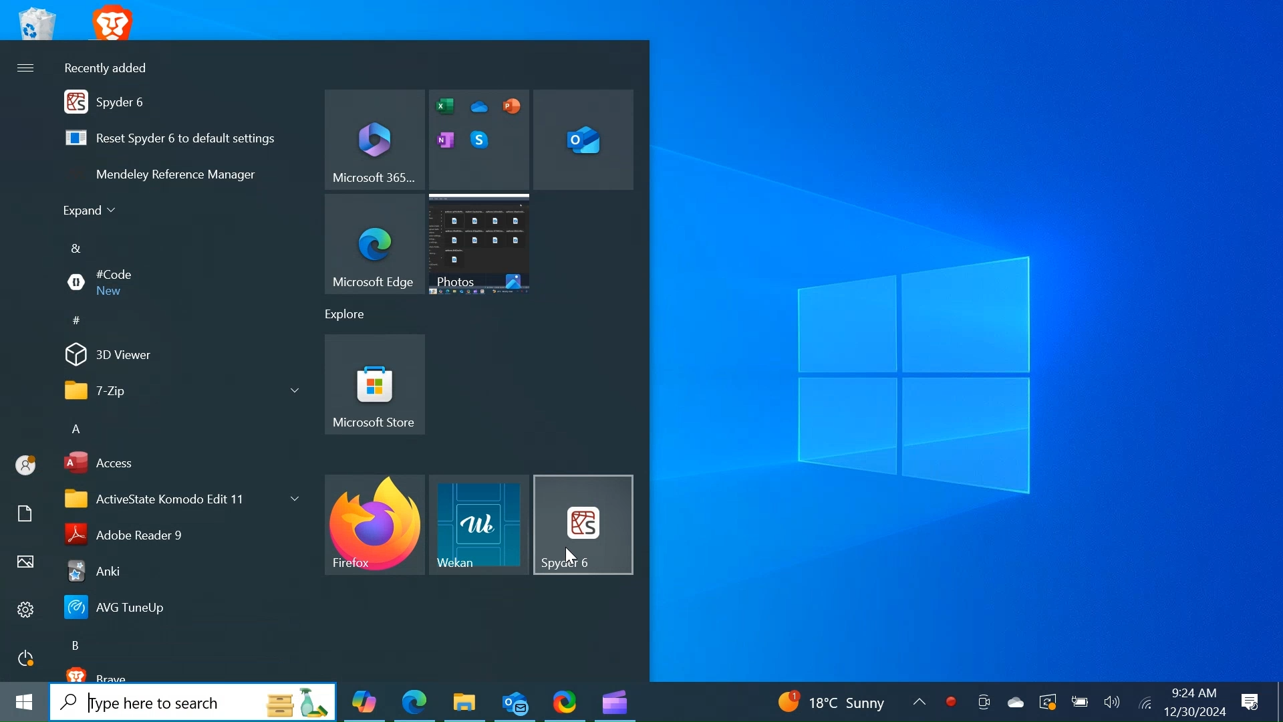 This screenshot has width=1283, height=722. What do you see at coordinates (183, 139) in the screenshot?
I see `Reset Spyder to default settings` at bounding box center [183, 139].